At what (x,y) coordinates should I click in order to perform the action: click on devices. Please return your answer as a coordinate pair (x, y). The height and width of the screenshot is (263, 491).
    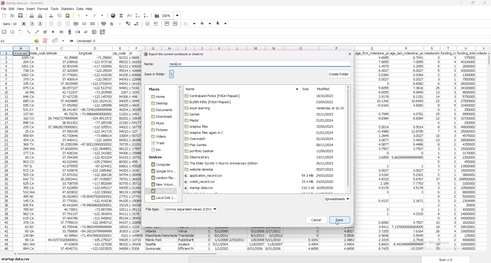
    Looking at the image, I should click on (157, 158).